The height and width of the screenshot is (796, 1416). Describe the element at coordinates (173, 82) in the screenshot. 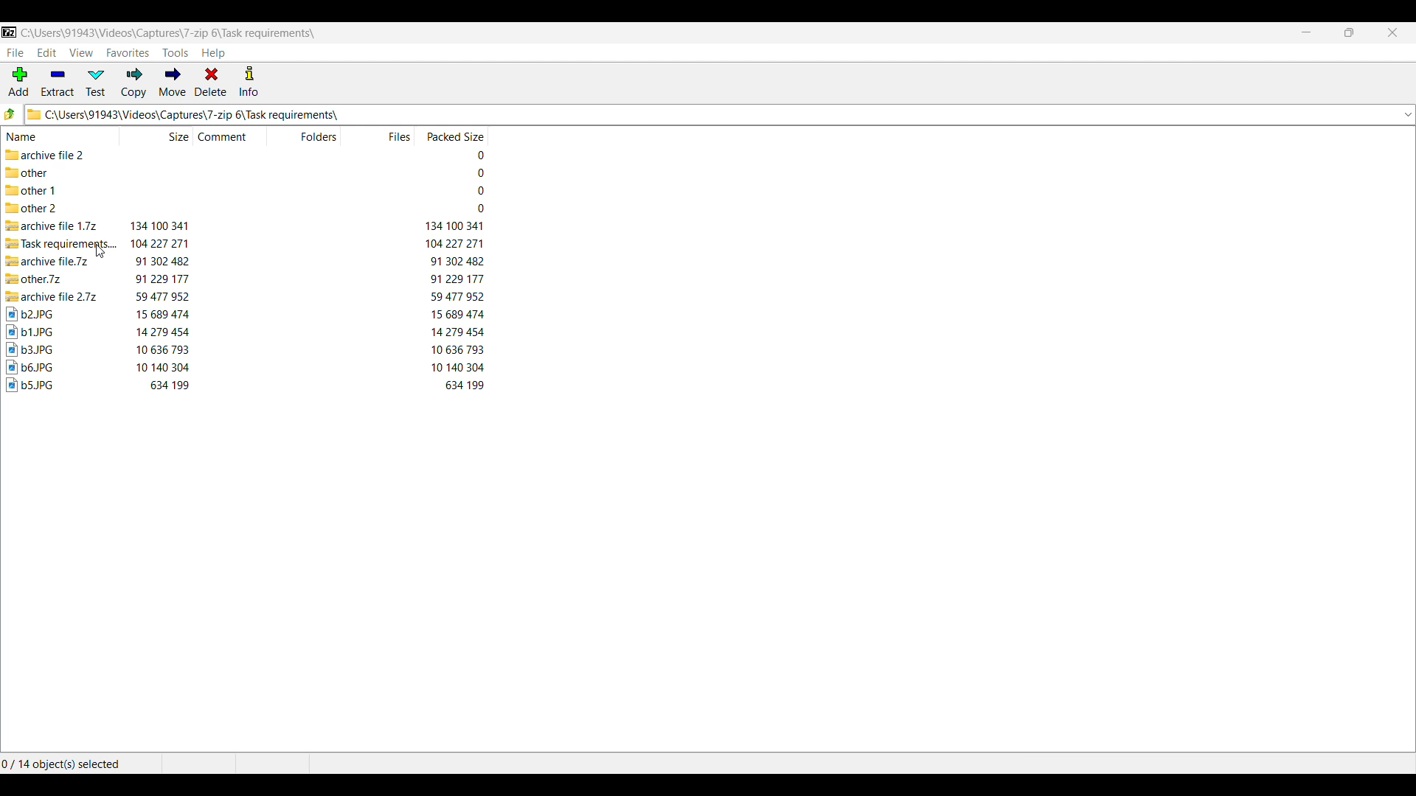

I see `Move` at that location.